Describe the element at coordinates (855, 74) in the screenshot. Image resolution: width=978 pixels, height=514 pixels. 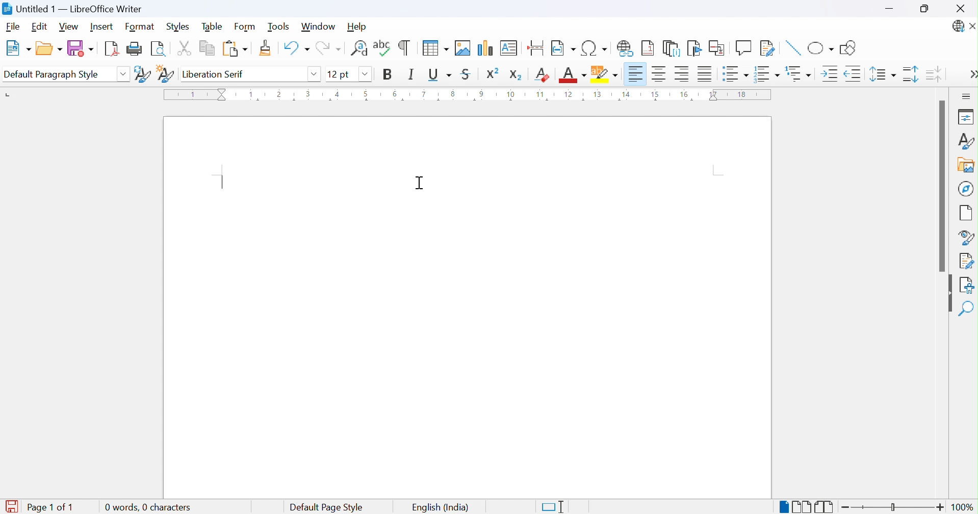
I see `Decrease indent` at that location.